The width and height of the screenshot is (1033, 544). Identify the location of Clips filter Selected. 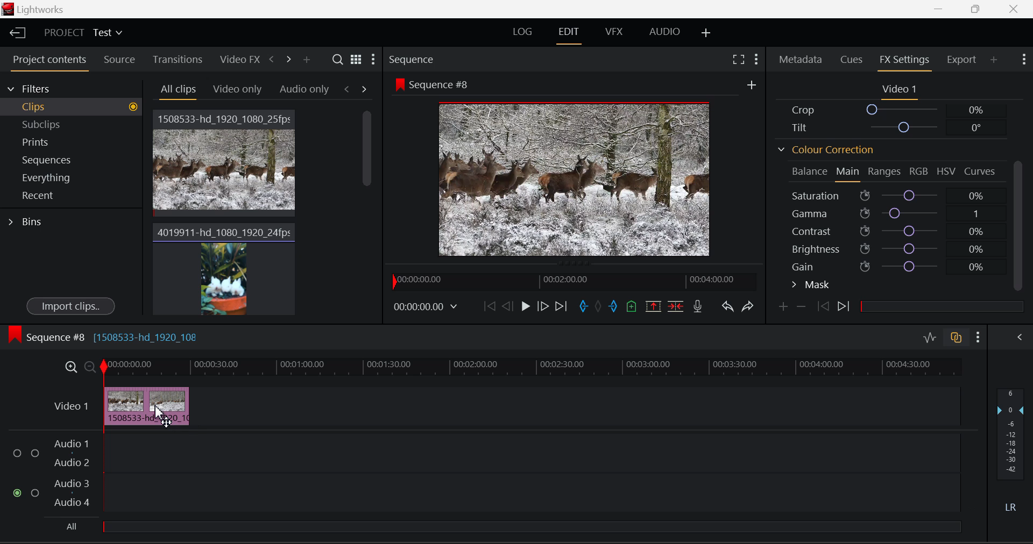
(79, 107).